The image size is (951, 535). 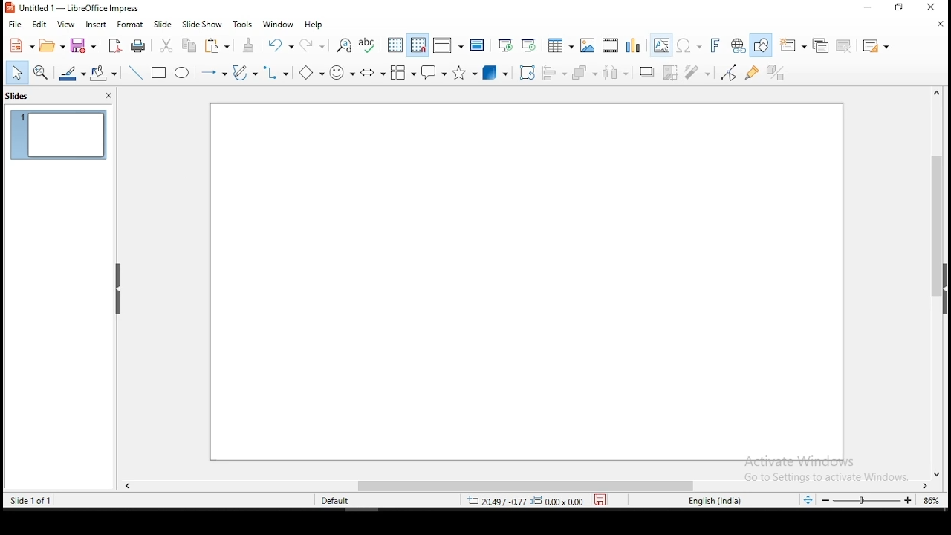 What do you see at coordinates (899, 8) in the screenshot?
I see `restore` at bounding box center [899, 8].